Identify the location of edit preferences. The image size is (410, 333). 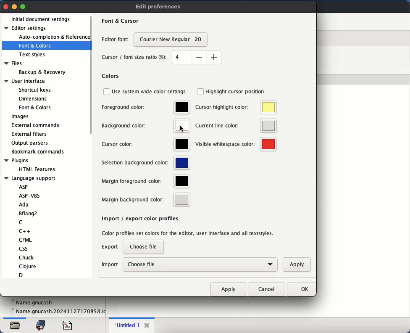
(160, 6).